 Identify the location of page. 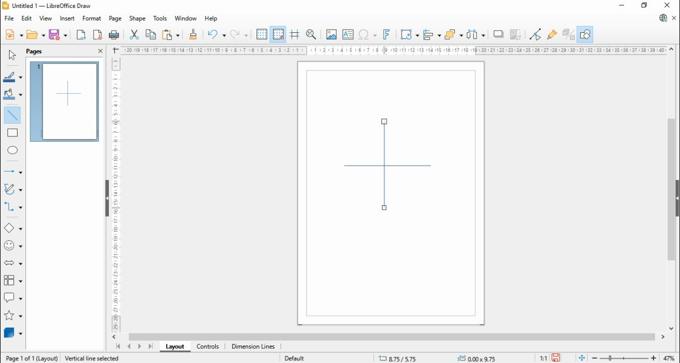
(35, 52).